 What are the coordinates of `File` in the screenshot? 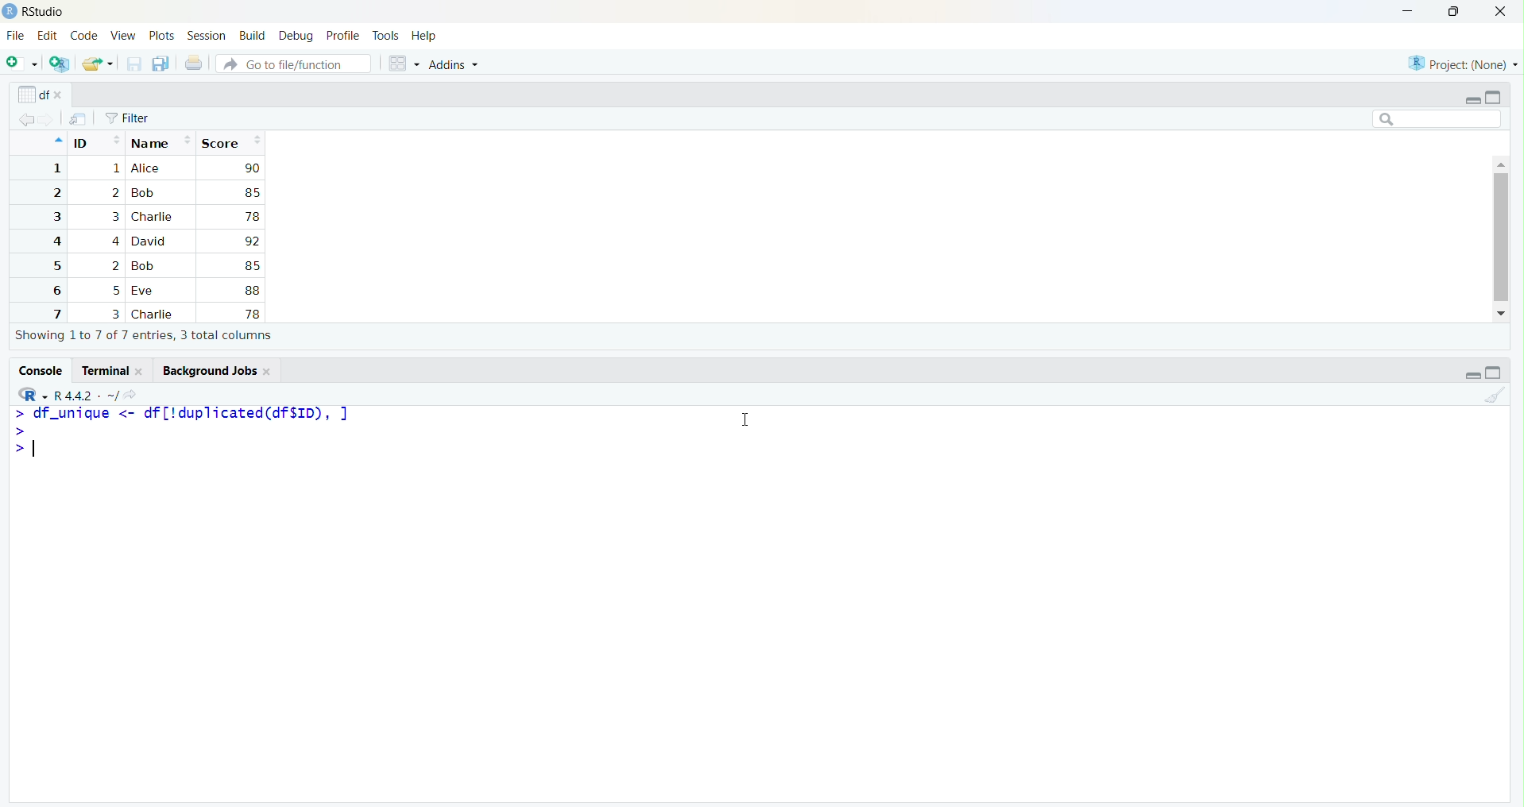 It's located at (15, 37).